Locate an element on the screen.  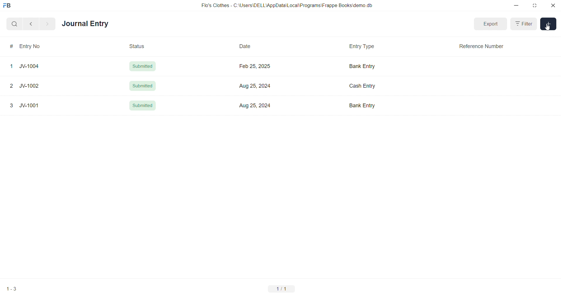
2 is located at coordinates (11, 86).